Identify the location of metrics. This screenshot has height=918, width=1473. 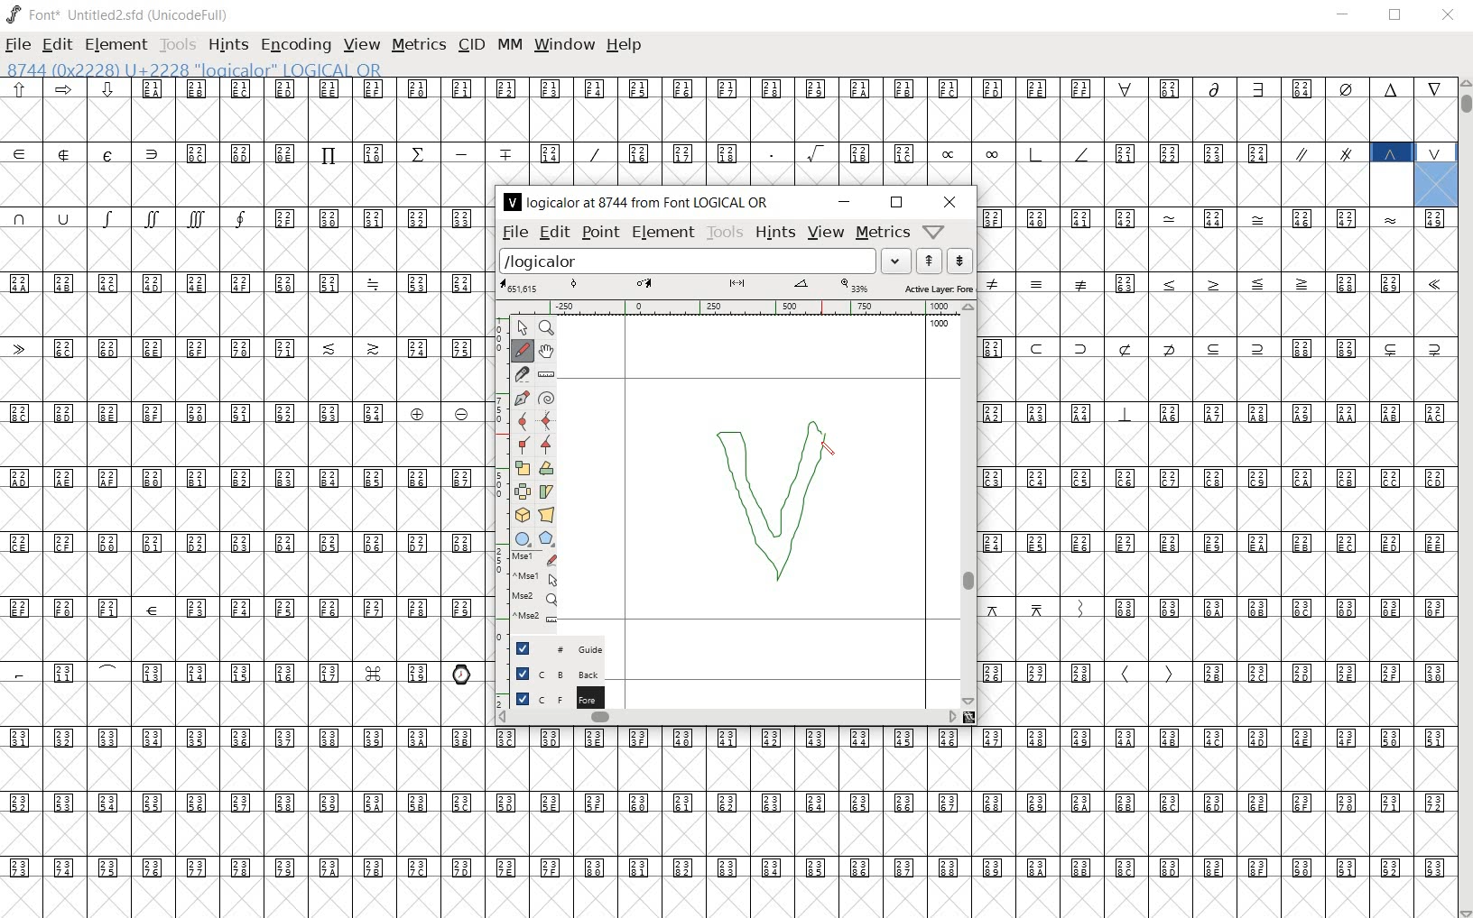
(418, 46).